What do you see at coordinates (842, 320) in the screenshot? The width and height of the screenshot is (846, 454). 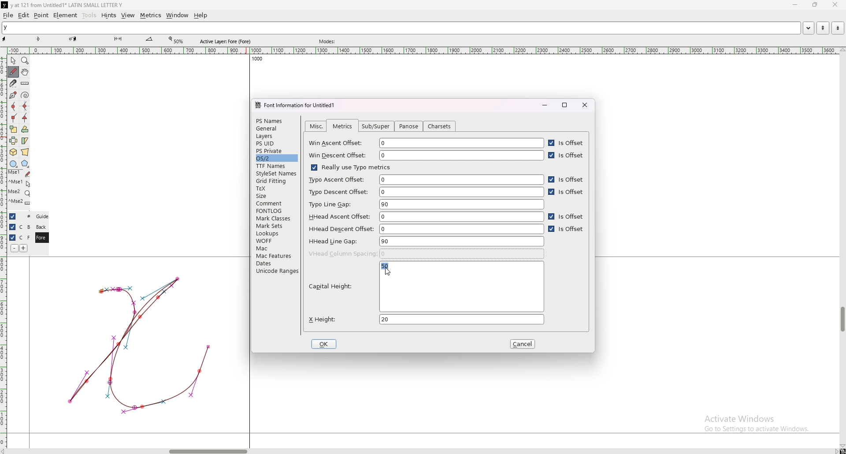 I see `scroll bar vertical` at bounding box center [842, 320].